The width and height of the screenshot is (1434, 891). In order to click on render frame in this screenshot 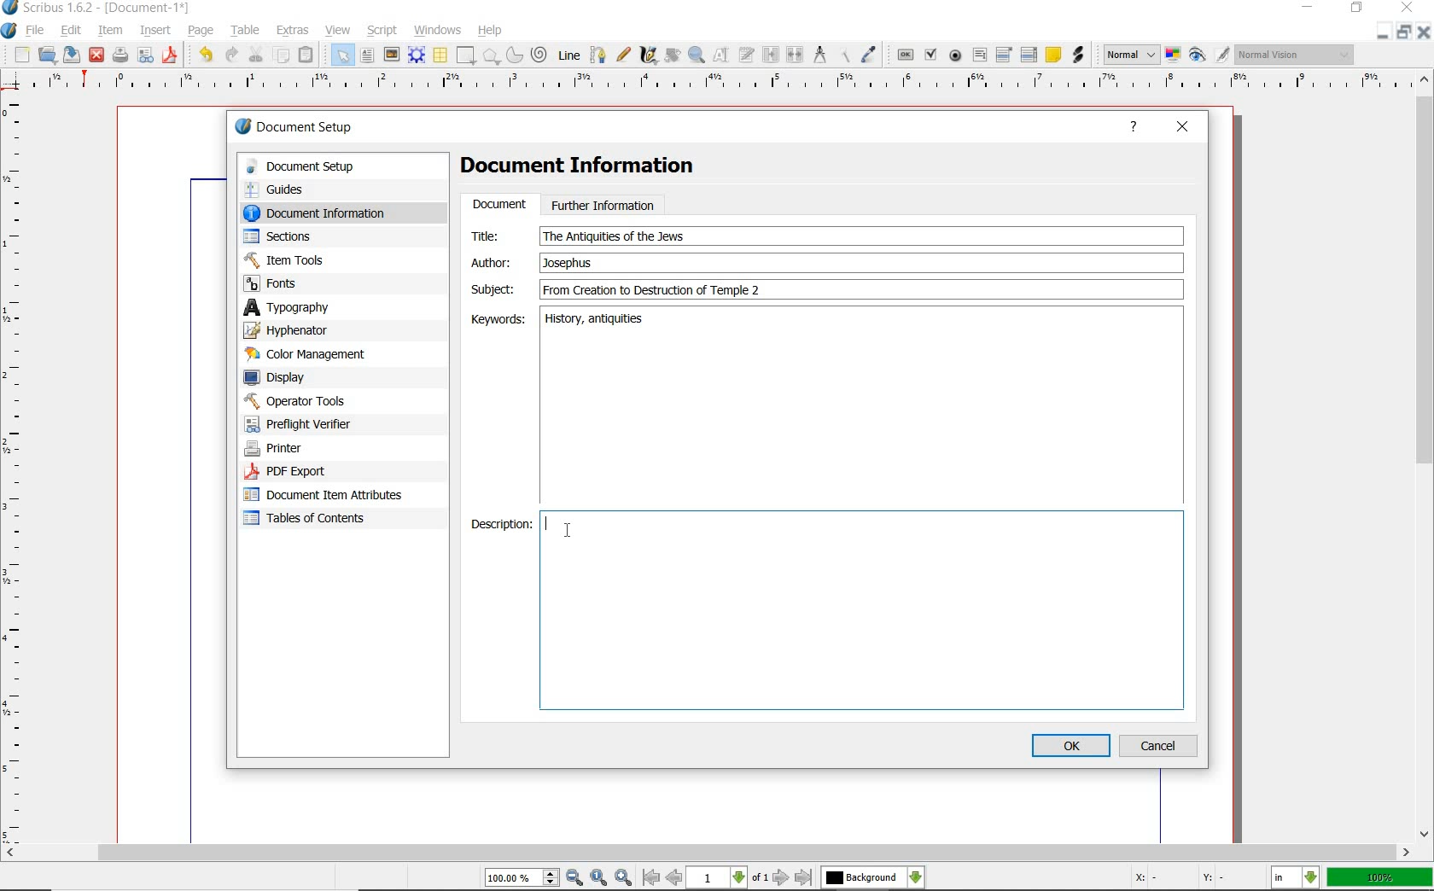, I will do `click(417, 55)`.